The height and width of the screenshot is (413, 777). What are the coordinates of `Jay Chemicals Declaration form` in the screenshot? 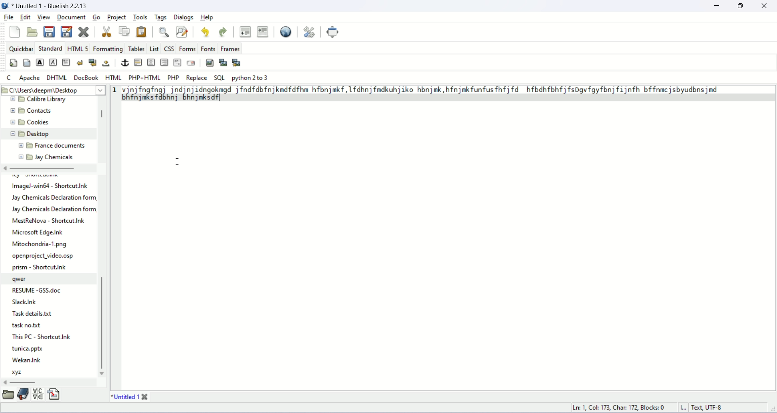 It's located at (55, 210).